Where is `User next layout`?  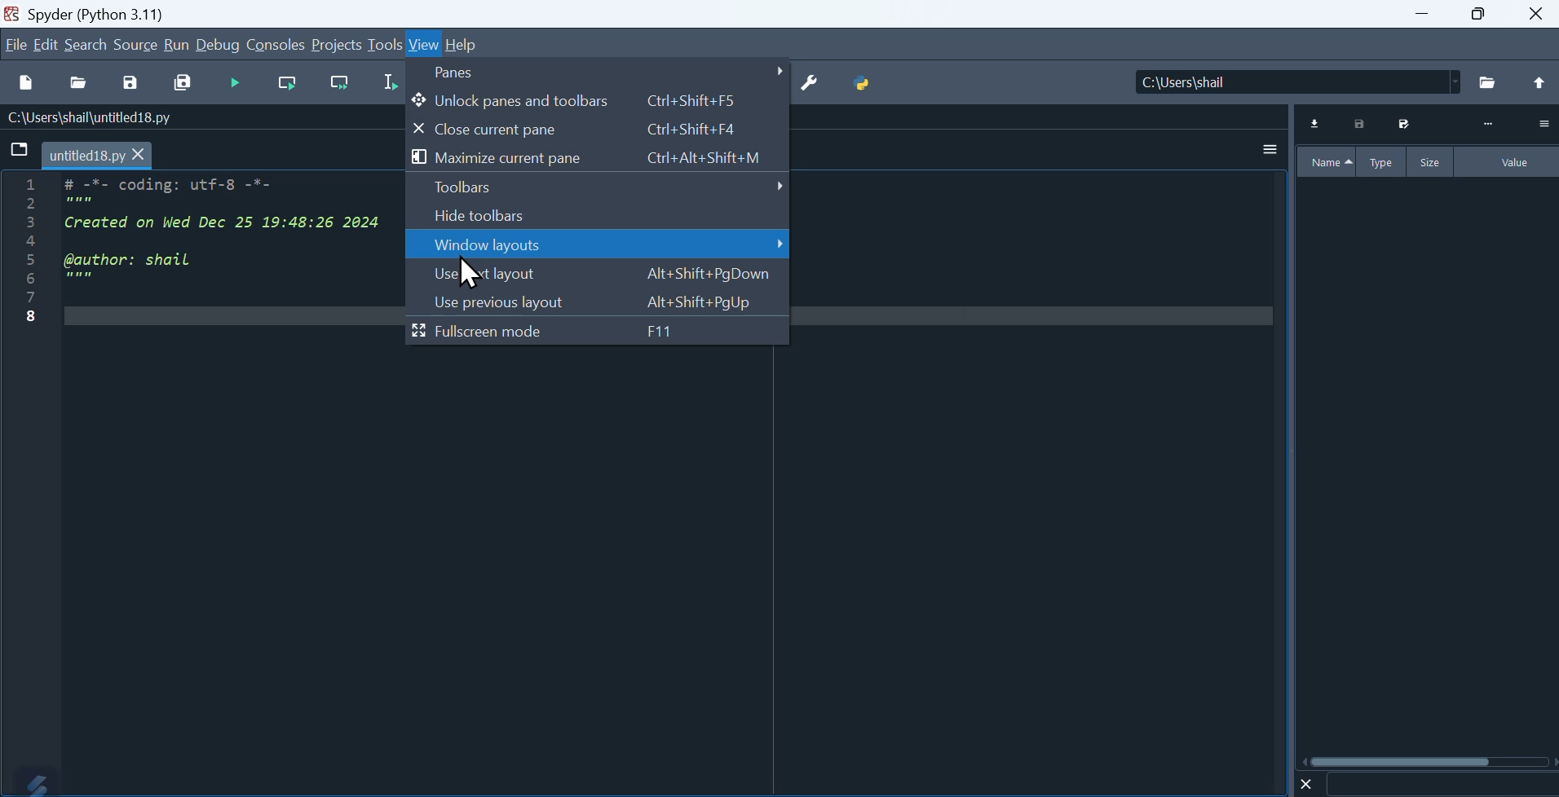
User next layout is located at coordinates (598, 275).